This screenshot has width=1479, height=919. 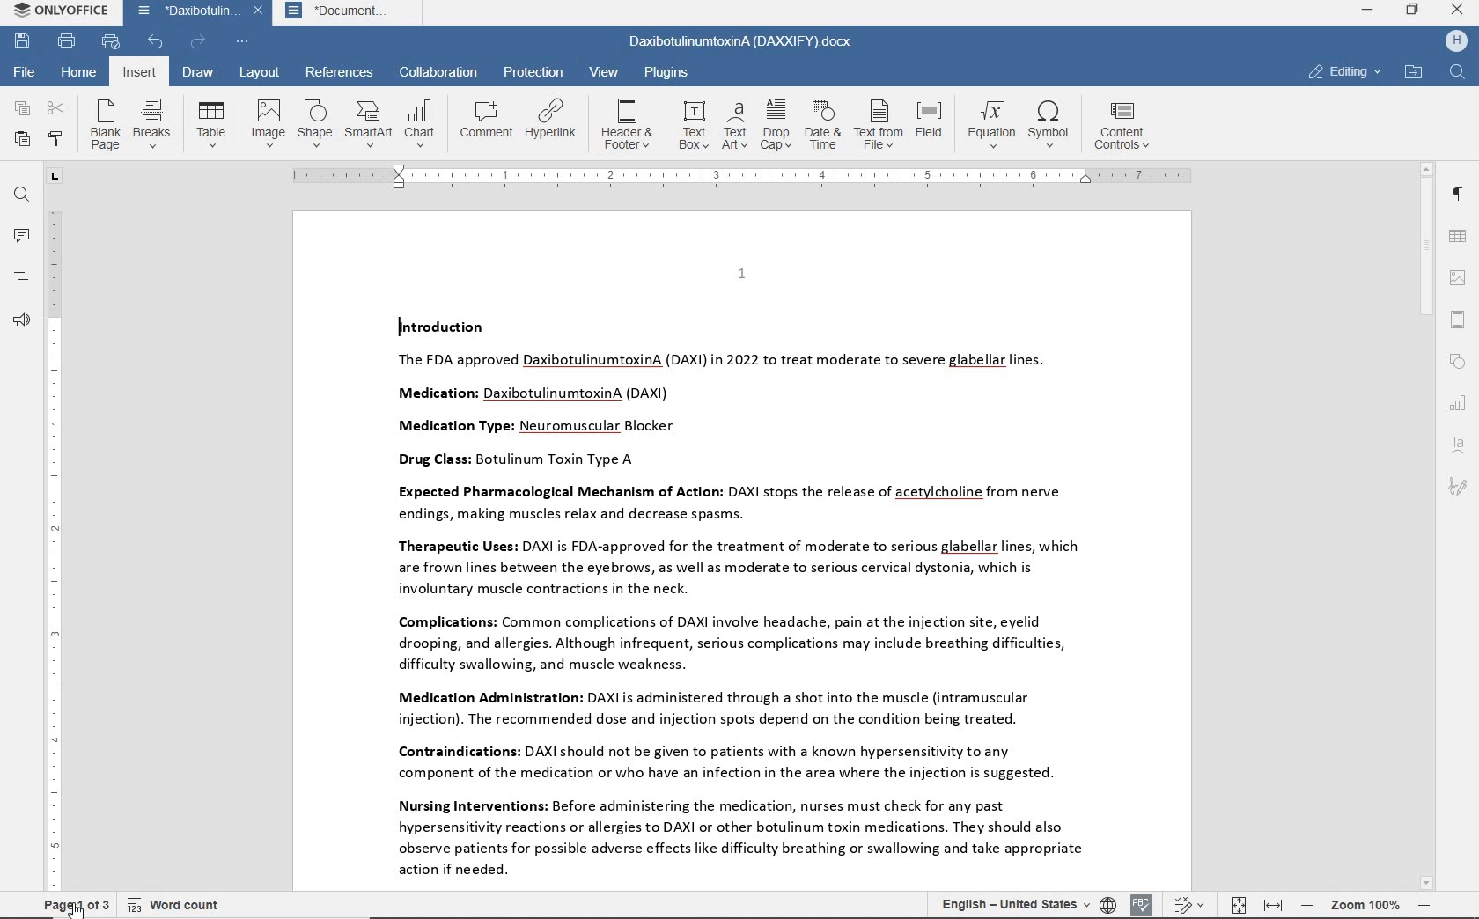 I want to click on *Daxibotulin..., so click(x=183, y=13).